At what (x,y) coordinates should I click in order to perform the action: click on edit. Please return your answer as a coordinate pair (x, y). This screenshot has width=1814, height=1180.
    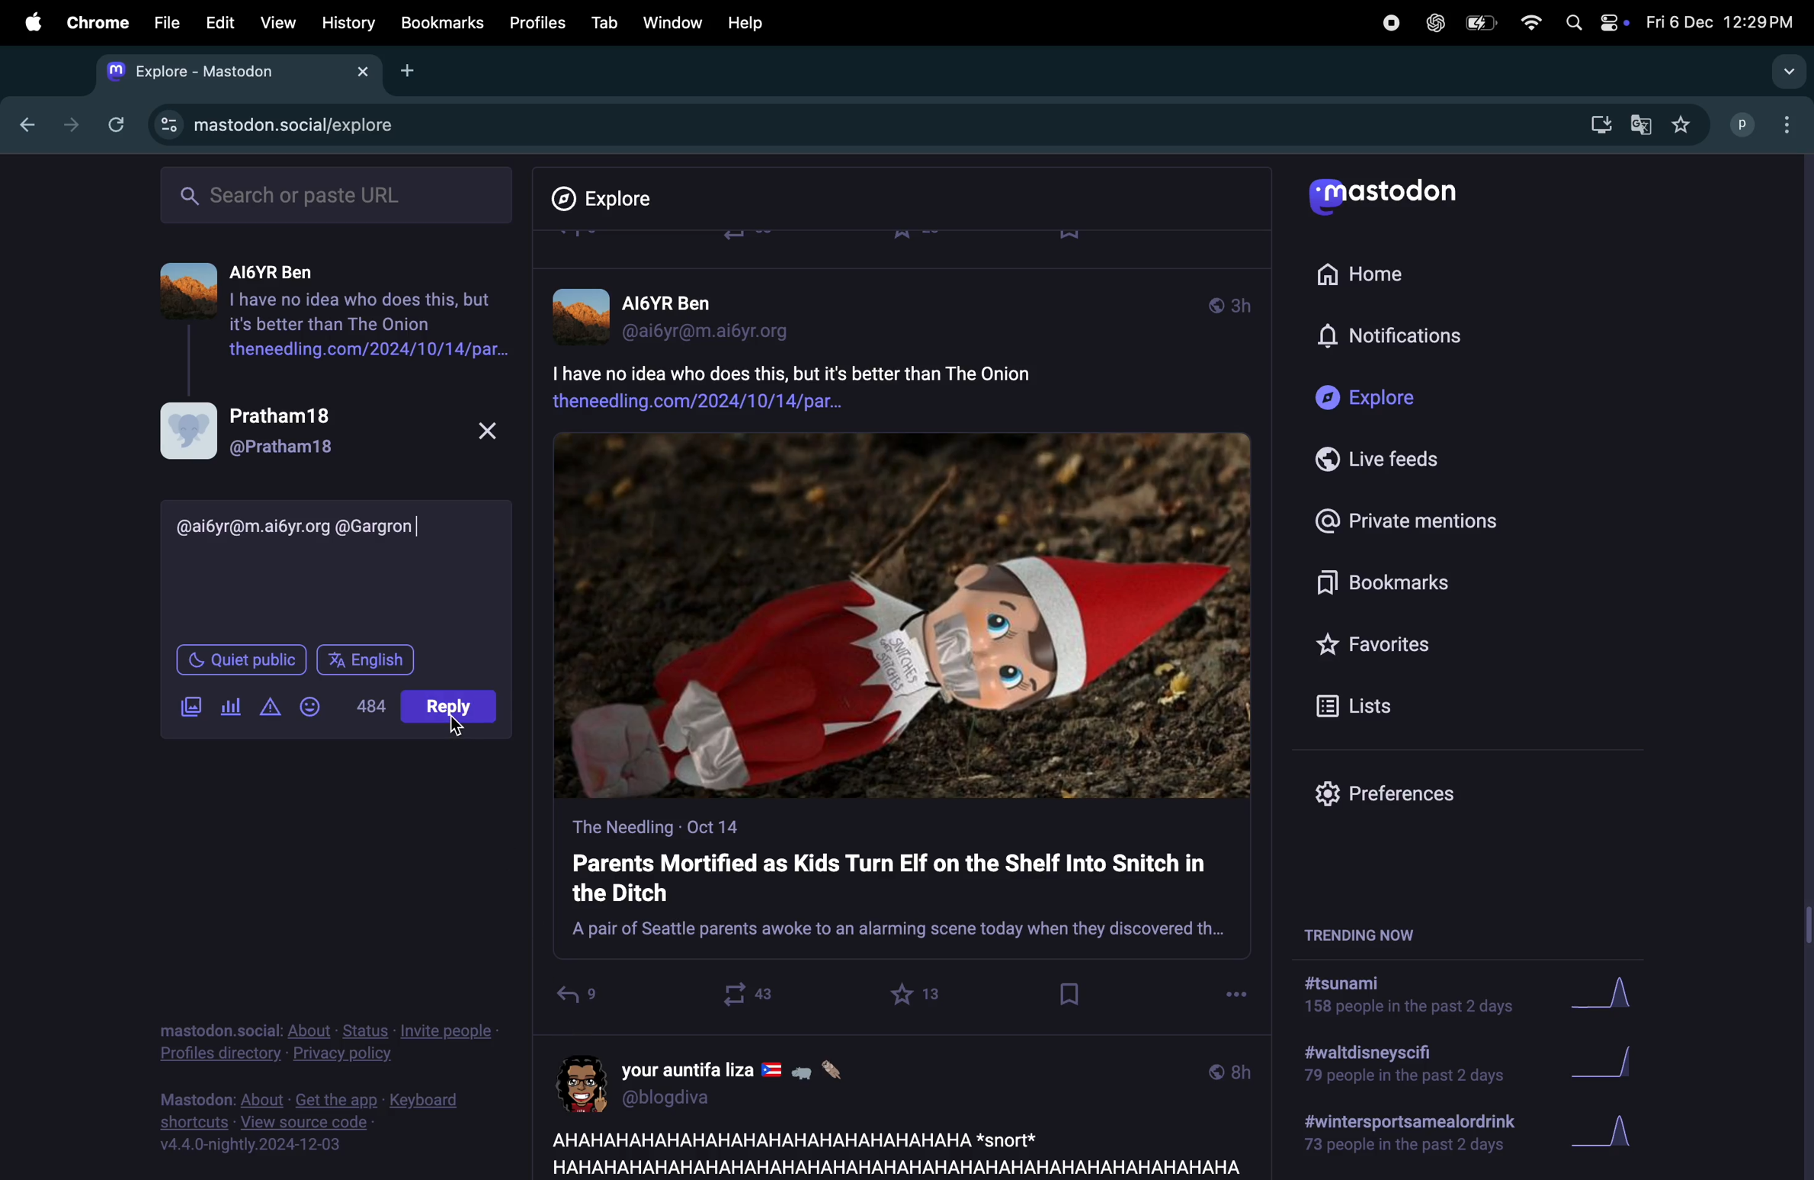
    Looking at the image, I should click on (220, 24).